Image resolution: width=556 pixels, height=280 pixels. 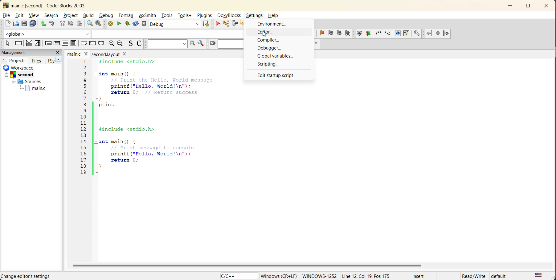 What do you see at coordinates (136, 24) in the screenshot?
I see `rebuild` at bounding box center [136, 24].